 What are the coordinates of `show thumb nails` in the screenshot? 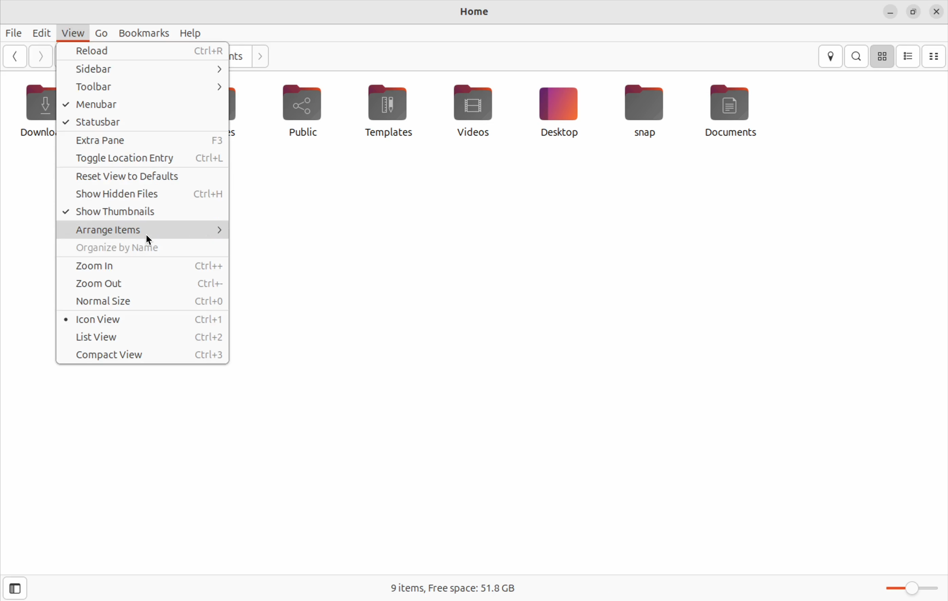 It's located at (143, 213).